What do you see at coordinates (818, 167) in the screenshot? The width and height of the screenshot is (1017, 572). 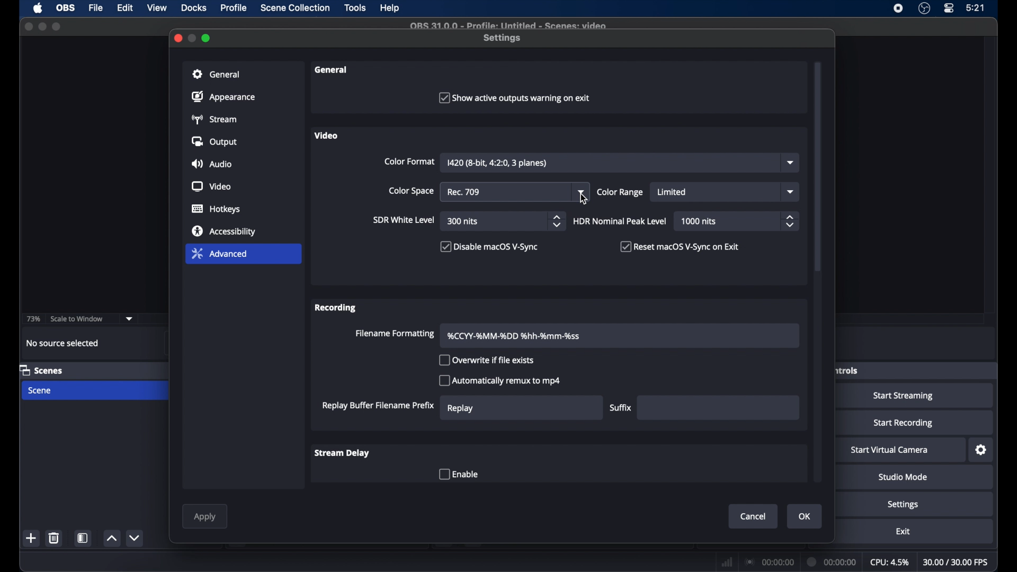 I see `scroll box` at bounding box center [818, 167].